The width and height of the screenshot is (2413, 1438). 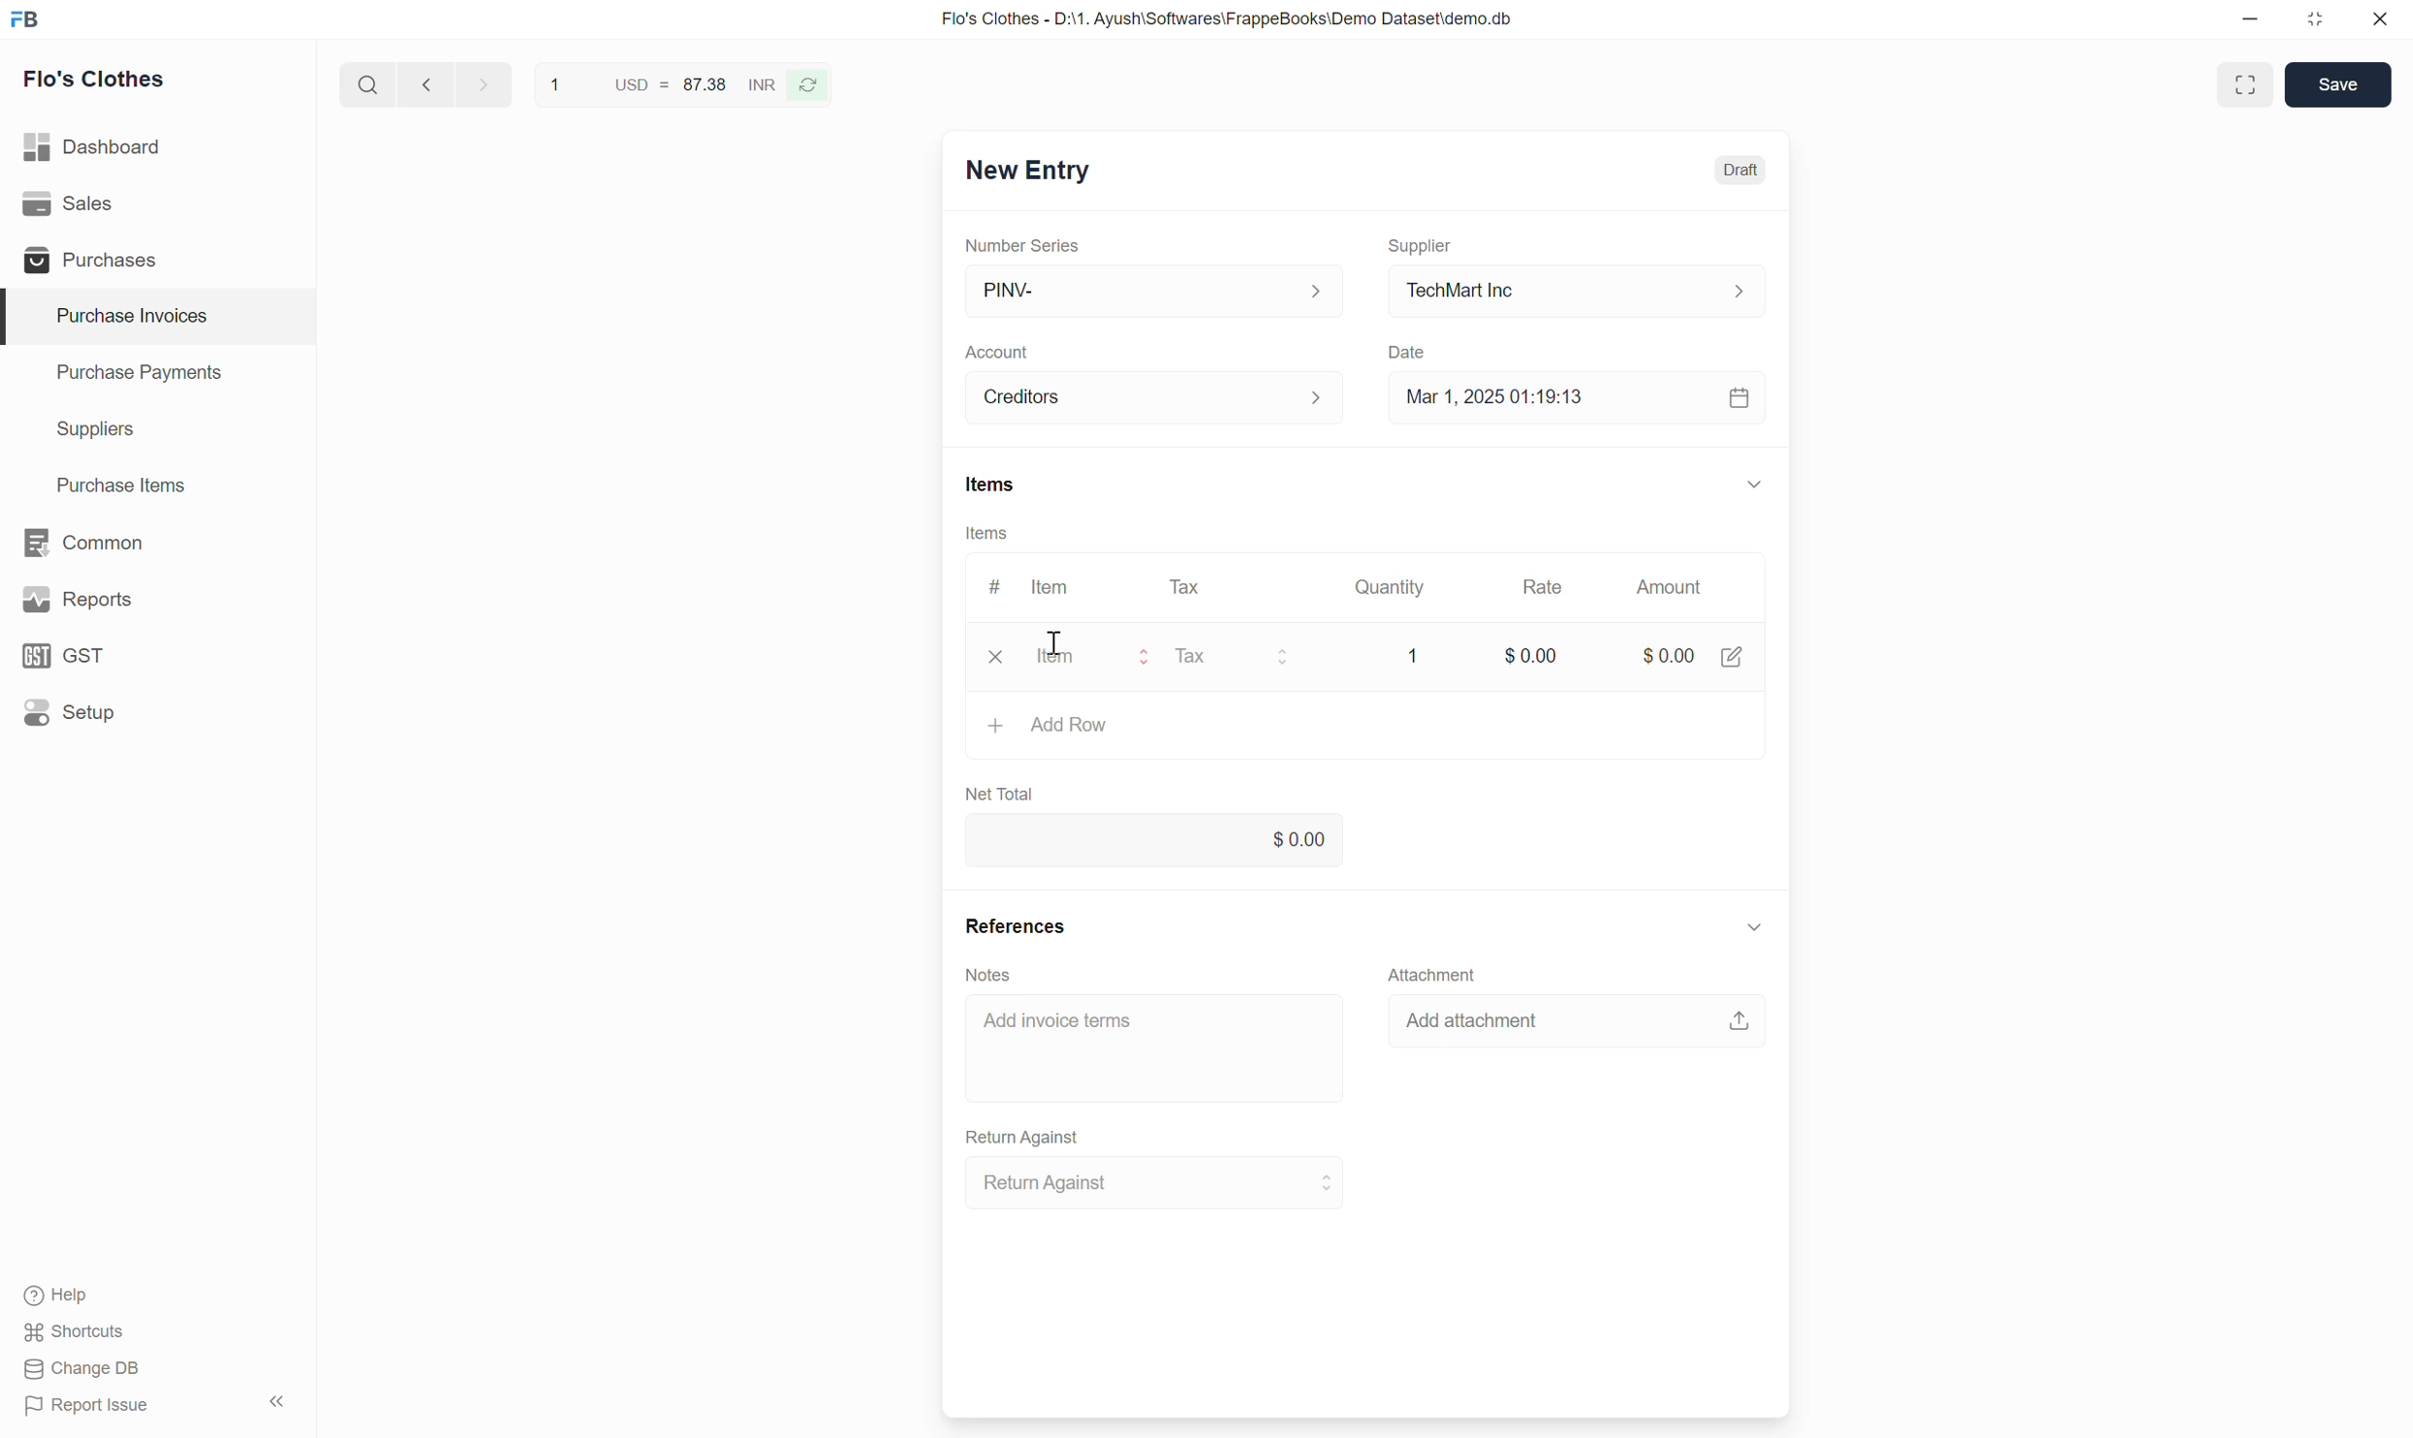 I want to click on edit, so click(x=1733, y=658).